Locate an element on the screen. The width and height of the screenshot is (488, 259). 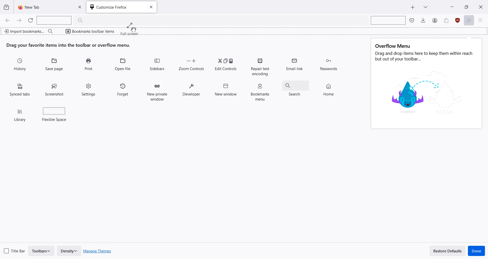
Go Forward one page  is located at coordinates (20, 20).